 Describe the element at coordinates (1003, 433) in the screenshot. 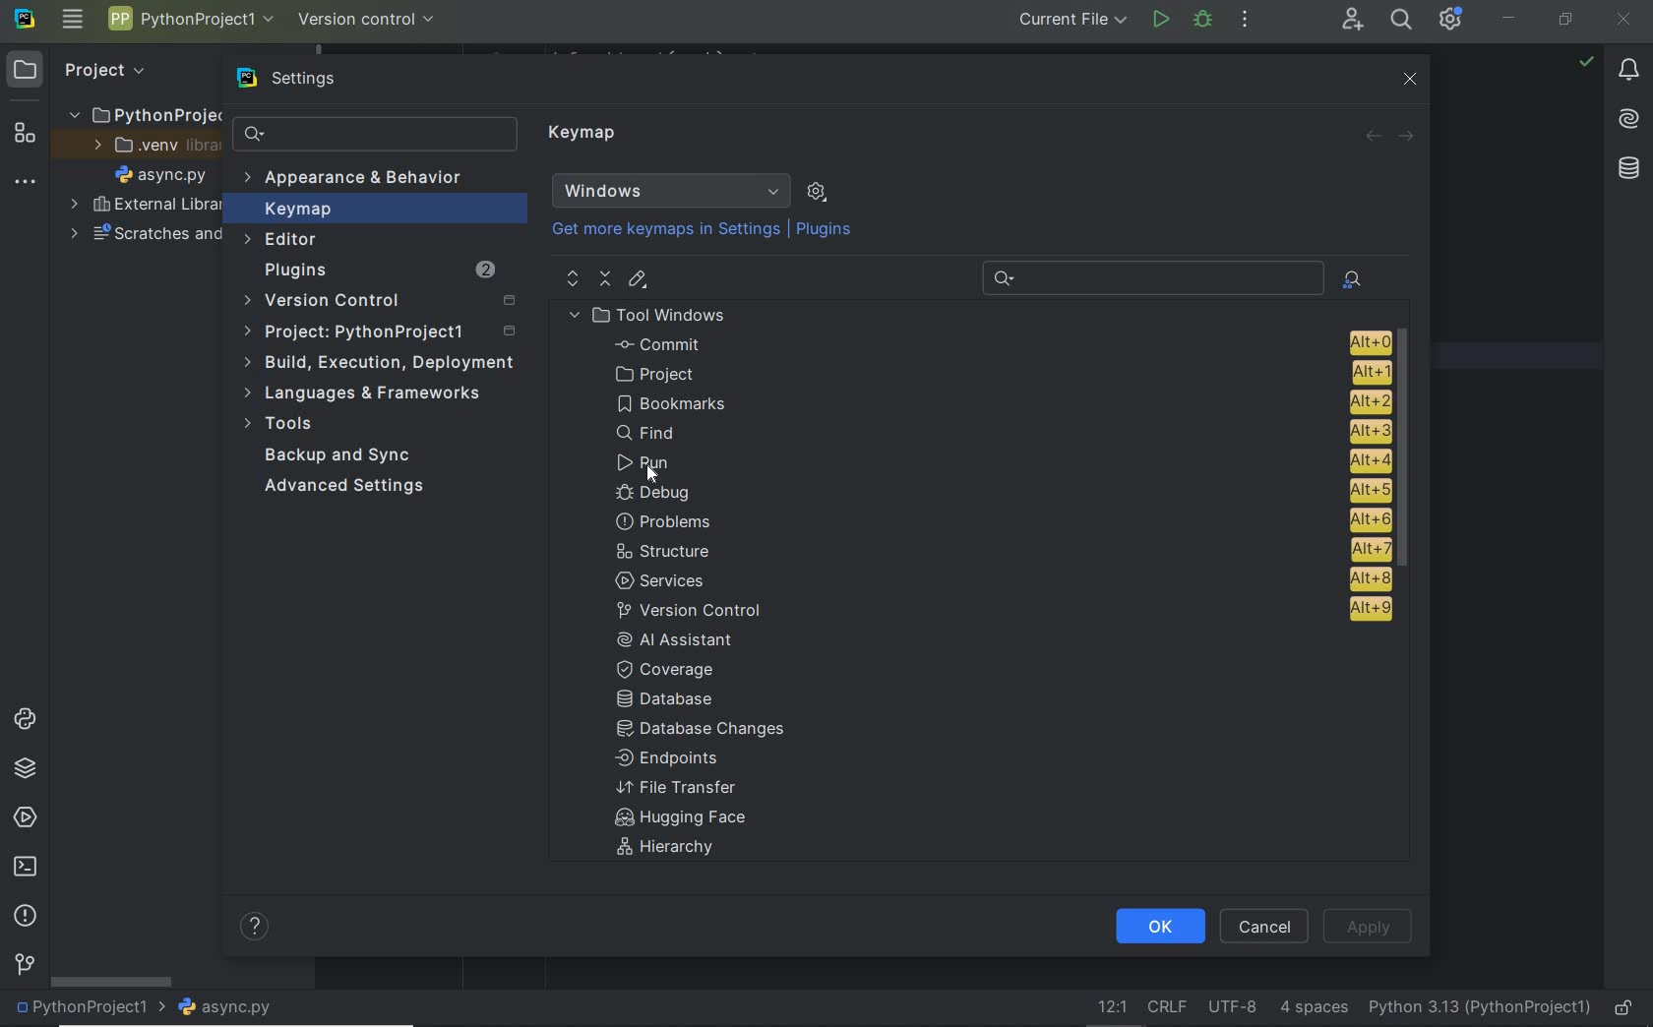

I see `Find` at that location.